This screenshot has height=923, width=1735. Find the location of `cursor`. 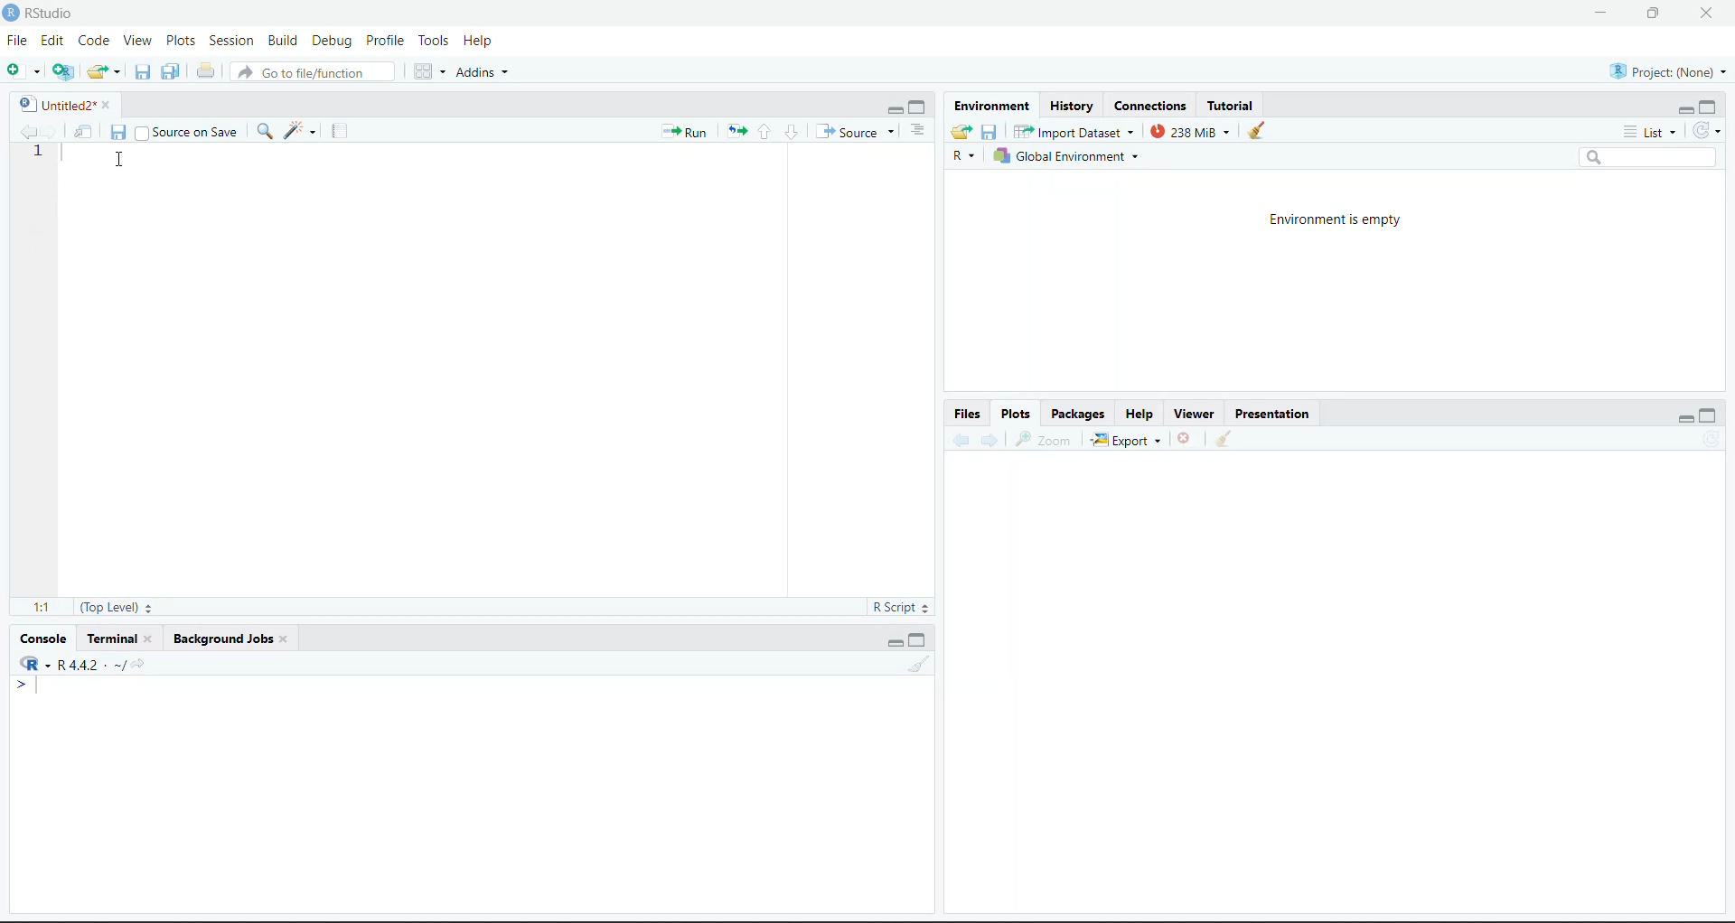

cursor is located at coordinates (118, 160).